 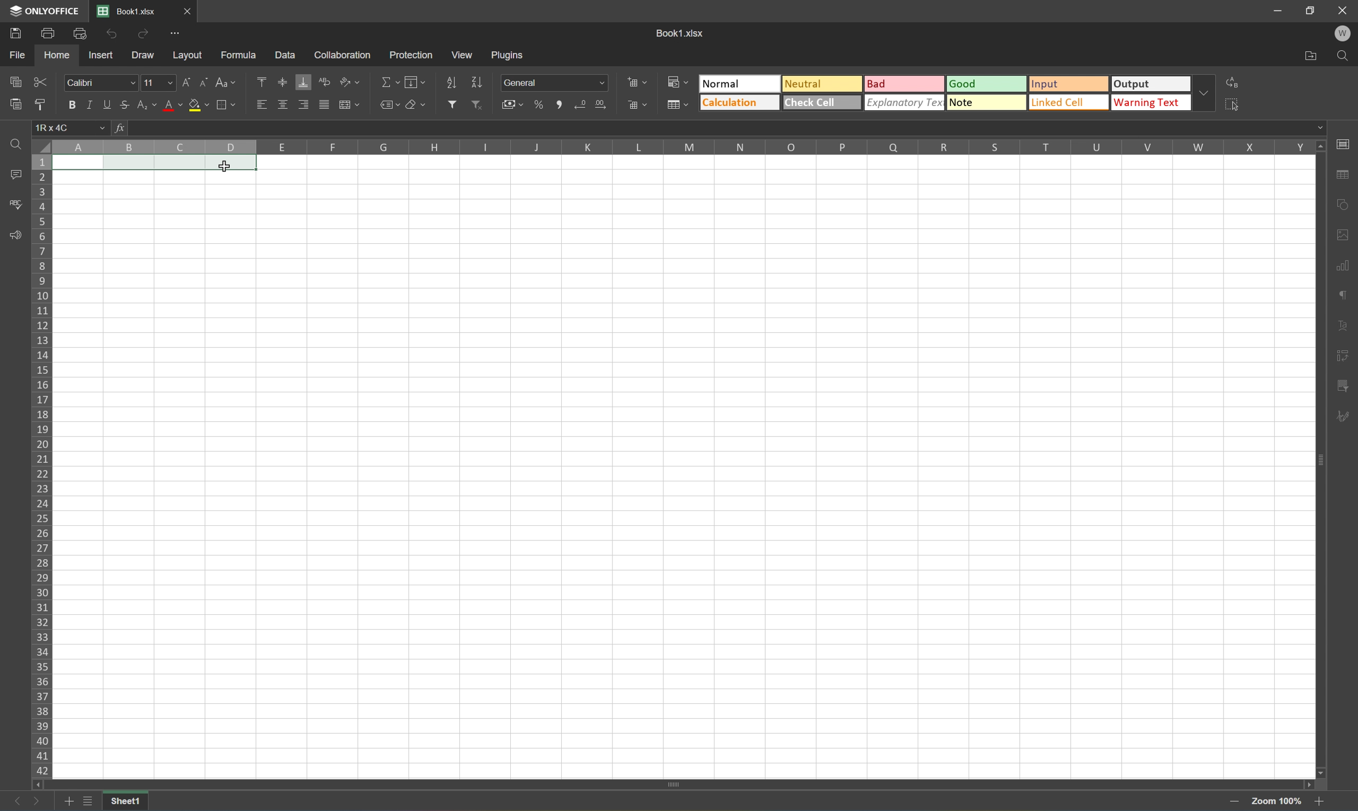 I want to click on Filter, so click(x=451, y=104).